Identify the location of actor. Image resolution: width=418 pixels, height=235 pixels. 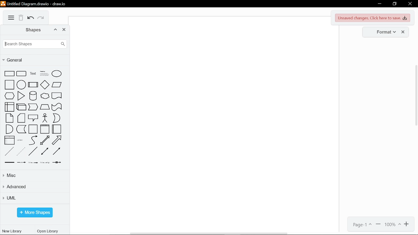
(45, 118).